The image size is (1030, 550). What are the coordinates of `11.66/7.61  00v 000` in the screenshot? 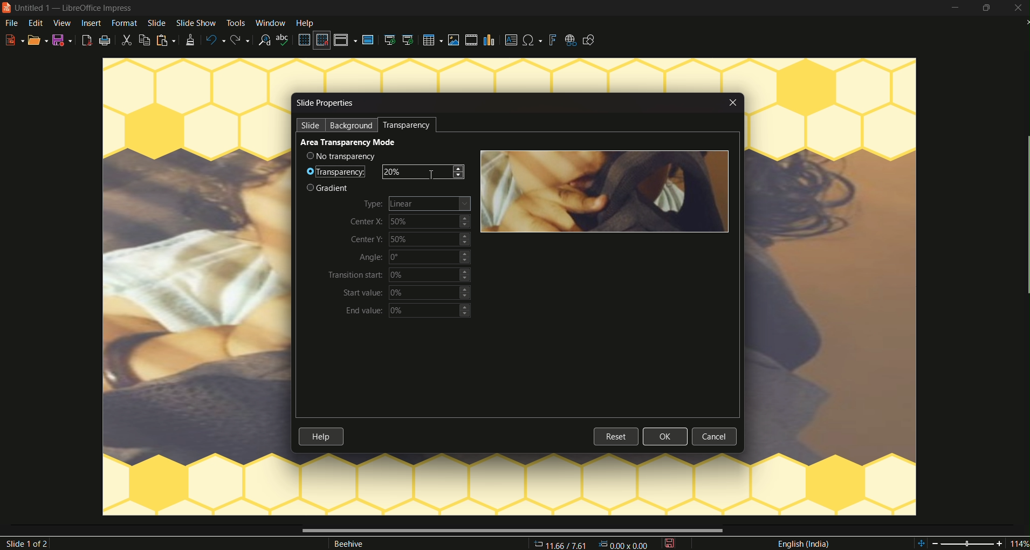 It's located at (588, 544).